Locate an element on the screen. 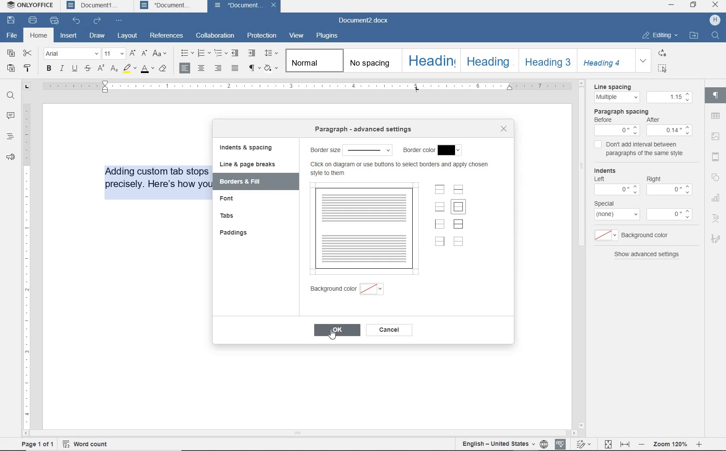  zoom out is located at coordinates (641, 443).